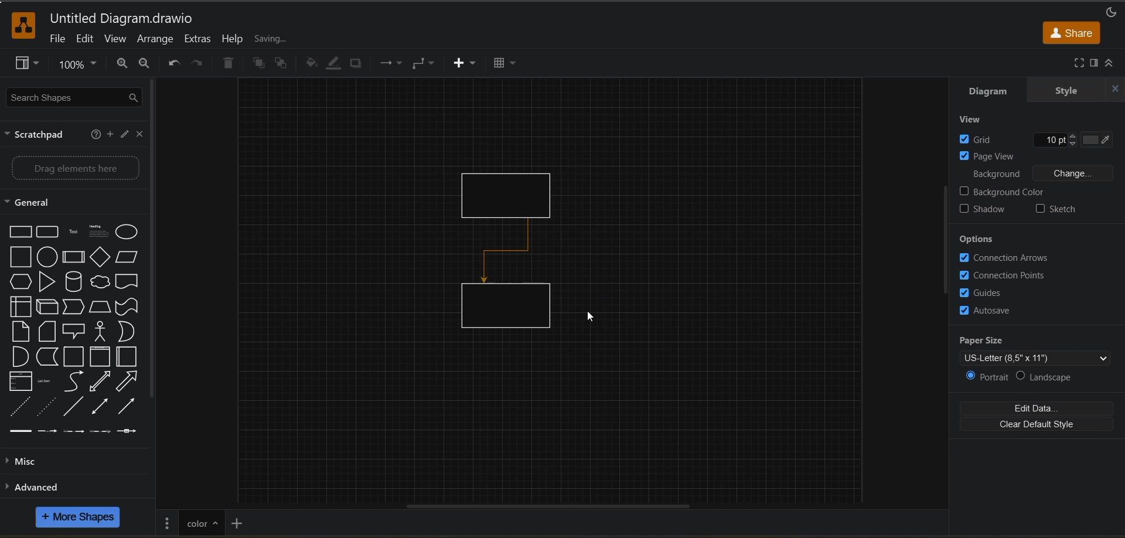 The width and height of the screenshot is (1125, 538). Describe the element at coordinates (125, 135) in the screenshot. I see `edit` at that location.